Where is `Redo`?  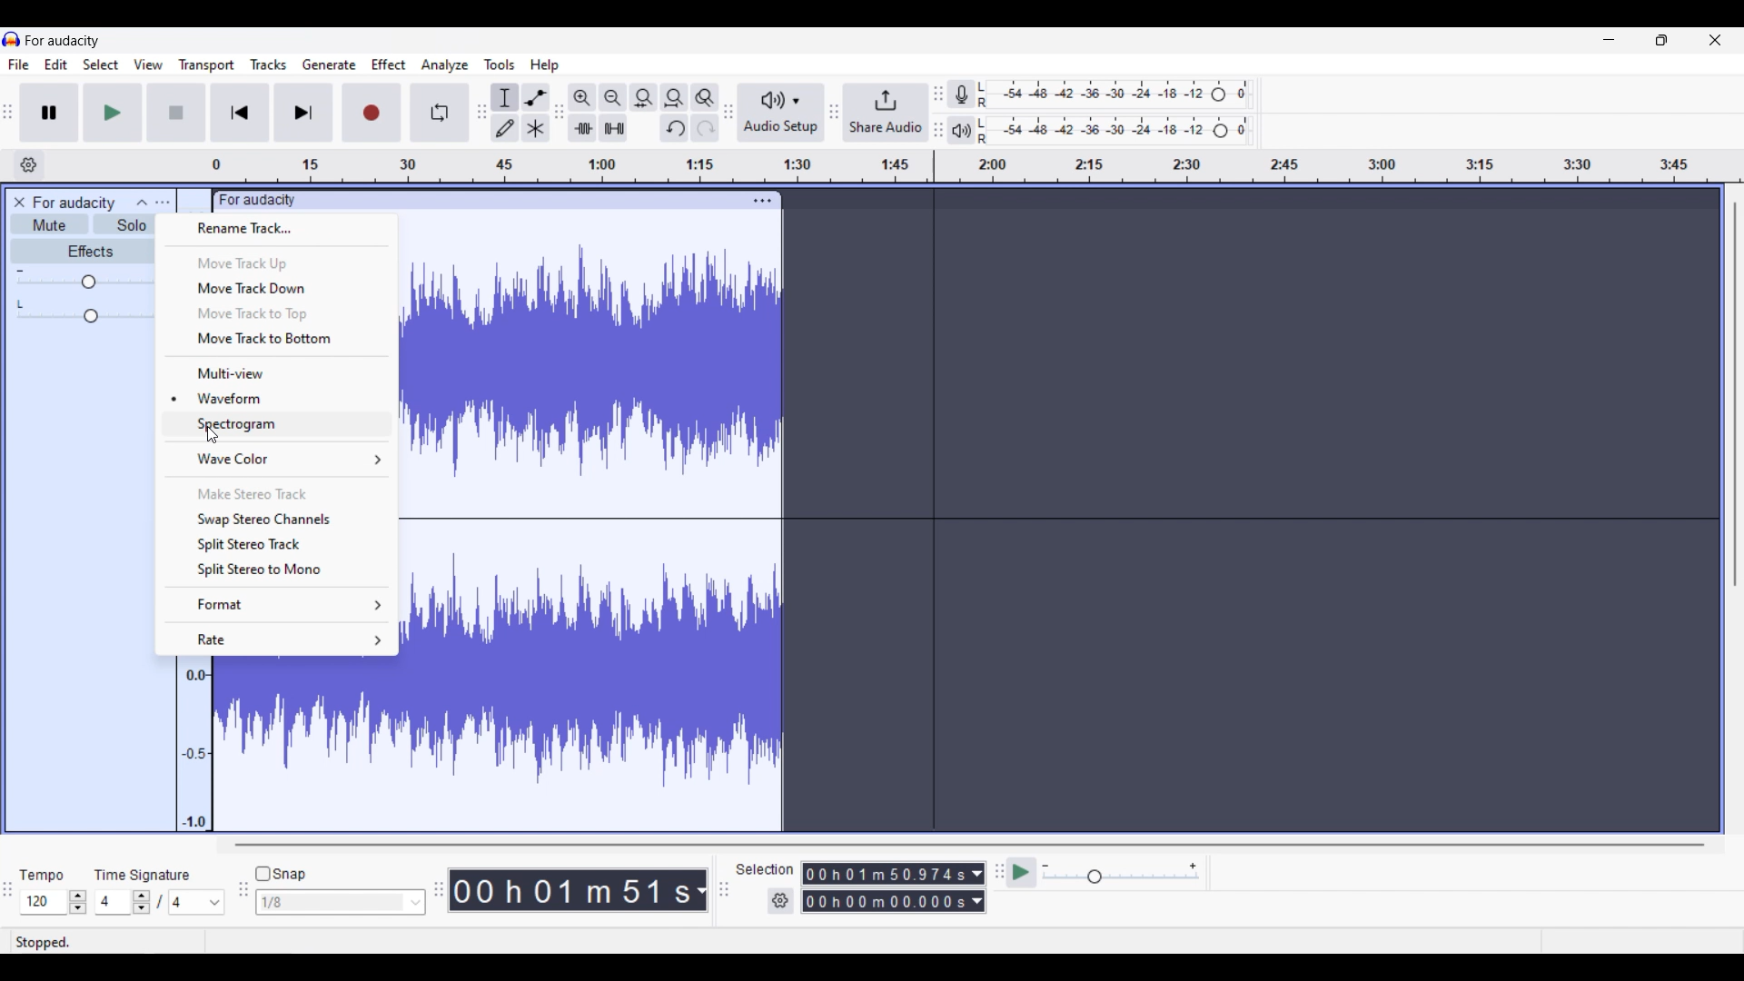 Redo is located at coordinates (708, 127).